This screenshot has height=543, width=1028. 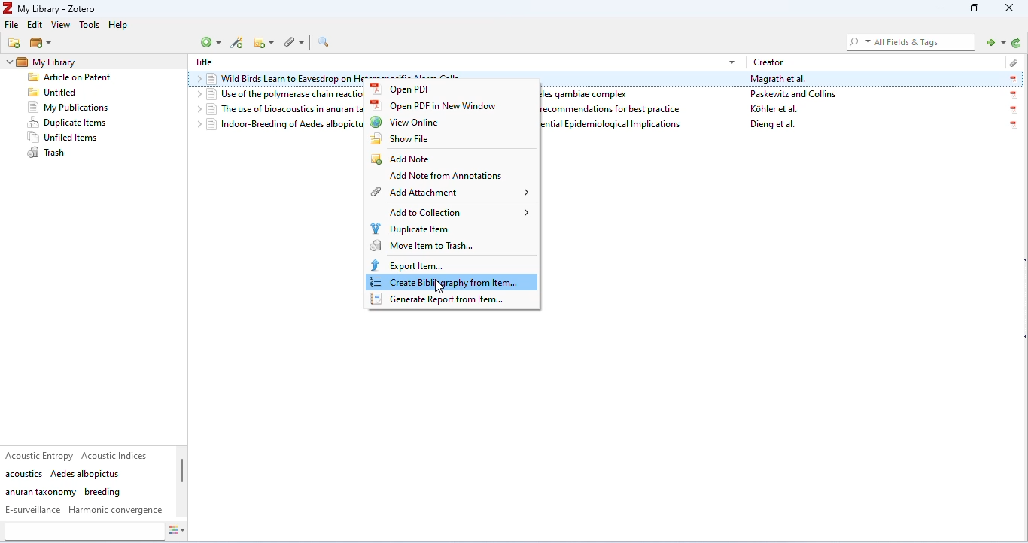 What do you see at coordinates (196, 108) in the screenshot?
I see `drop down` at bounding box center [196, 108].